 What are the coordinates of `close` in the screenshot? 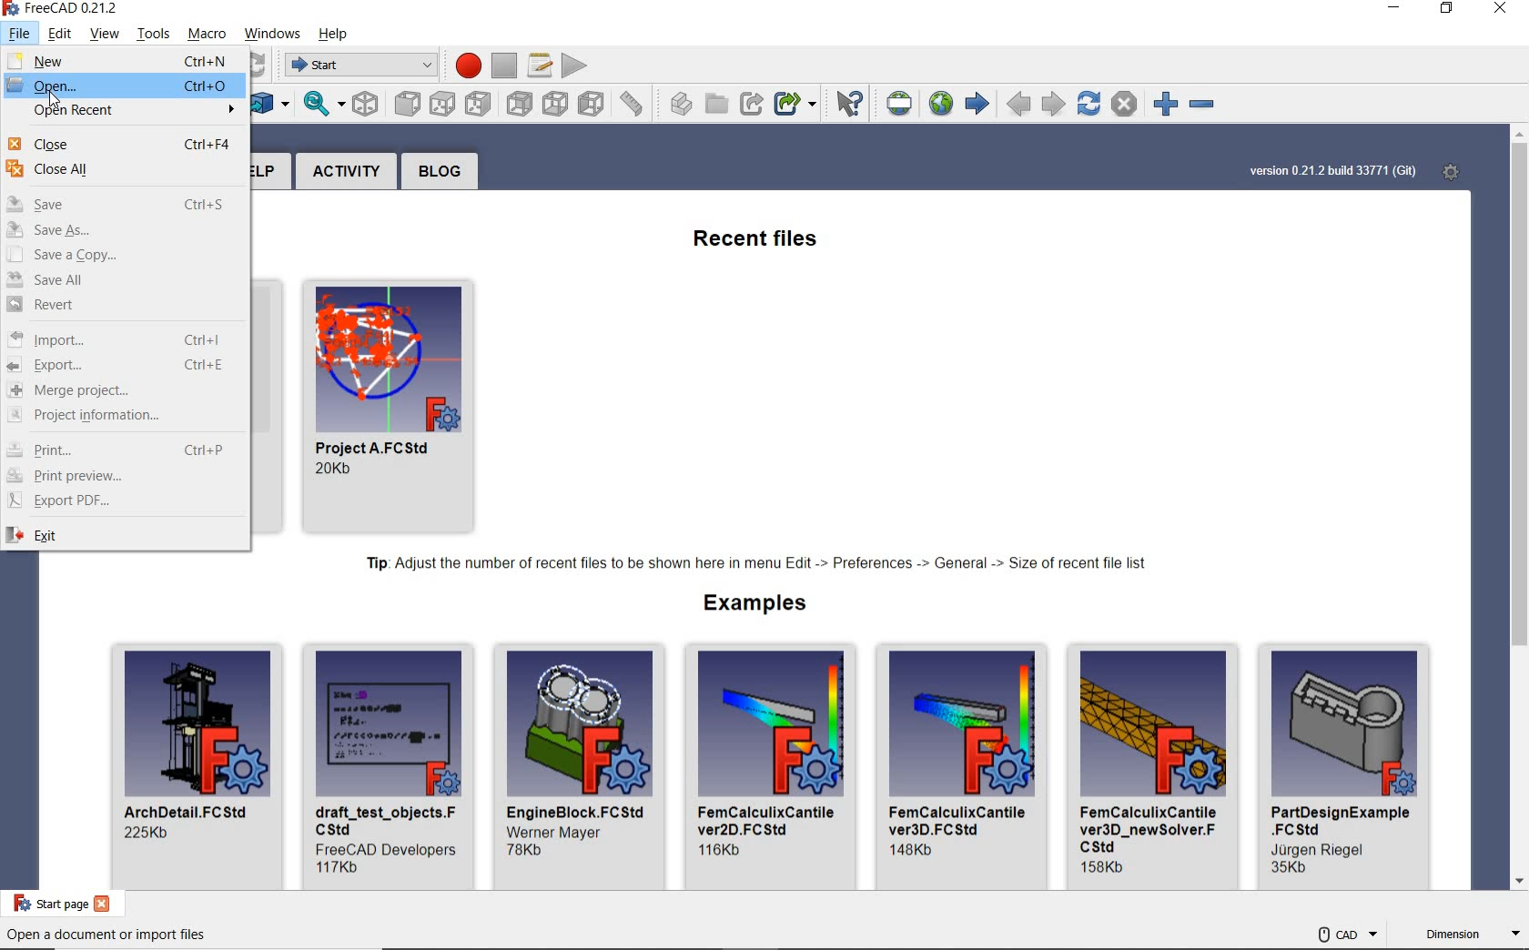 It's located at (104, 904).